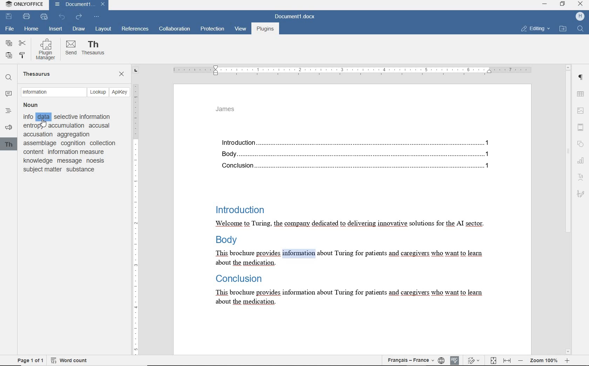  I want to click on SCROLLBAR, so click(568, 209).